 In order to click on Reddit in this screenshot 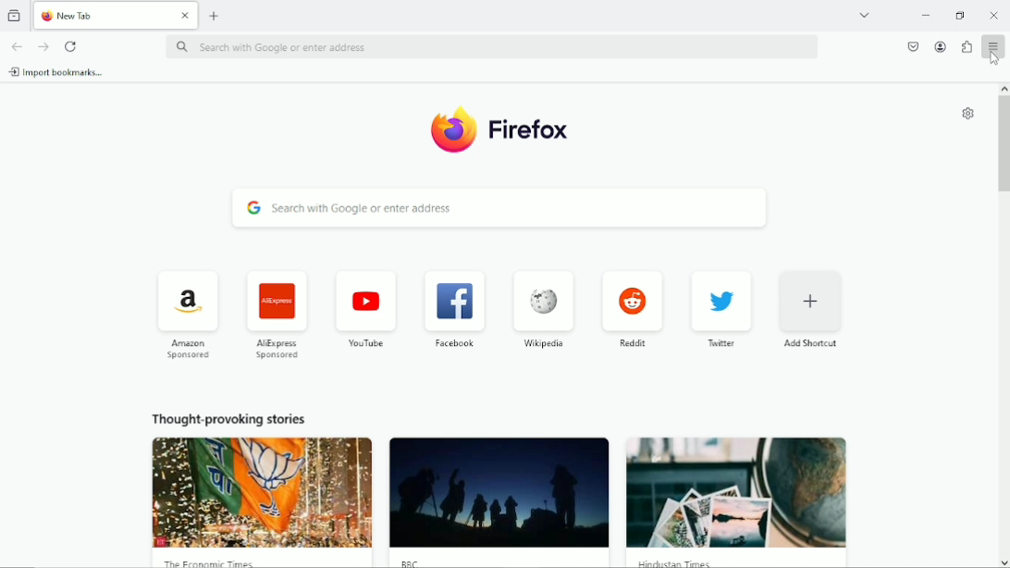, I will do `click(632, 305)`.